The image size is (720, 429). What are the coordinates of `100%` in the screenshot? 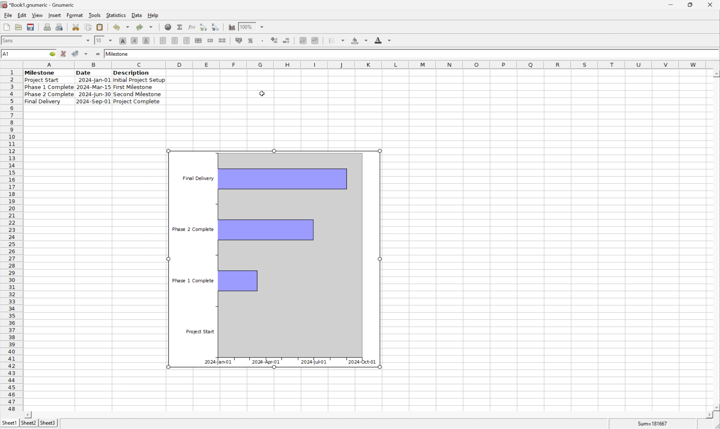 It's located at (247, 26).